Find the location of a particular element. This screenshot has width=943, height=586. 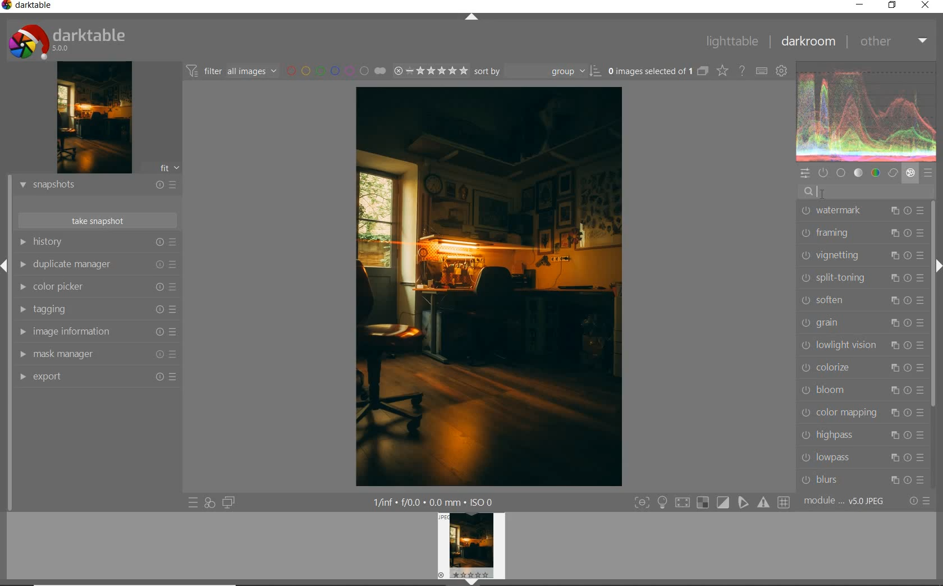

presets is located at coordinates (930, 173).